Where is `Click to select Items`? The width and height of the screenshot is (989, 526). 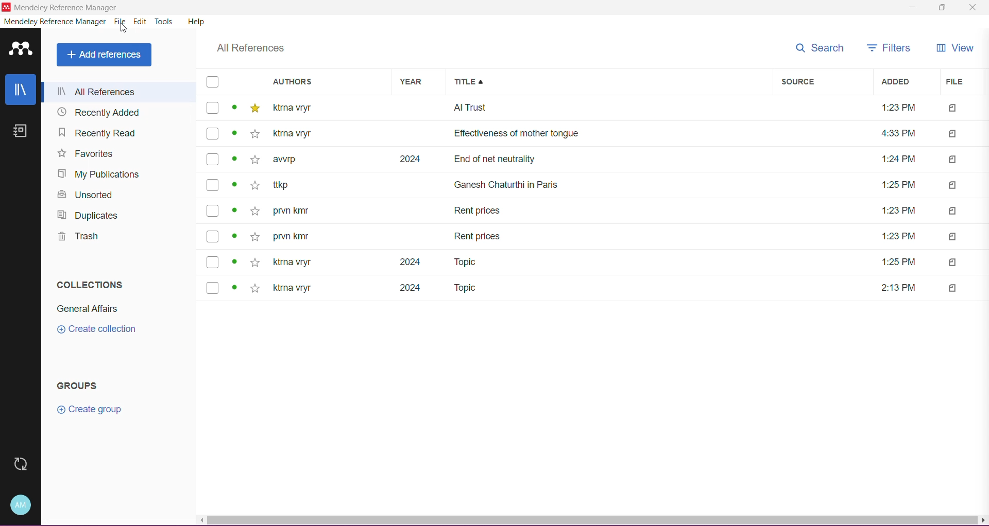
Click to select Items is located at coordinates (212, 186).